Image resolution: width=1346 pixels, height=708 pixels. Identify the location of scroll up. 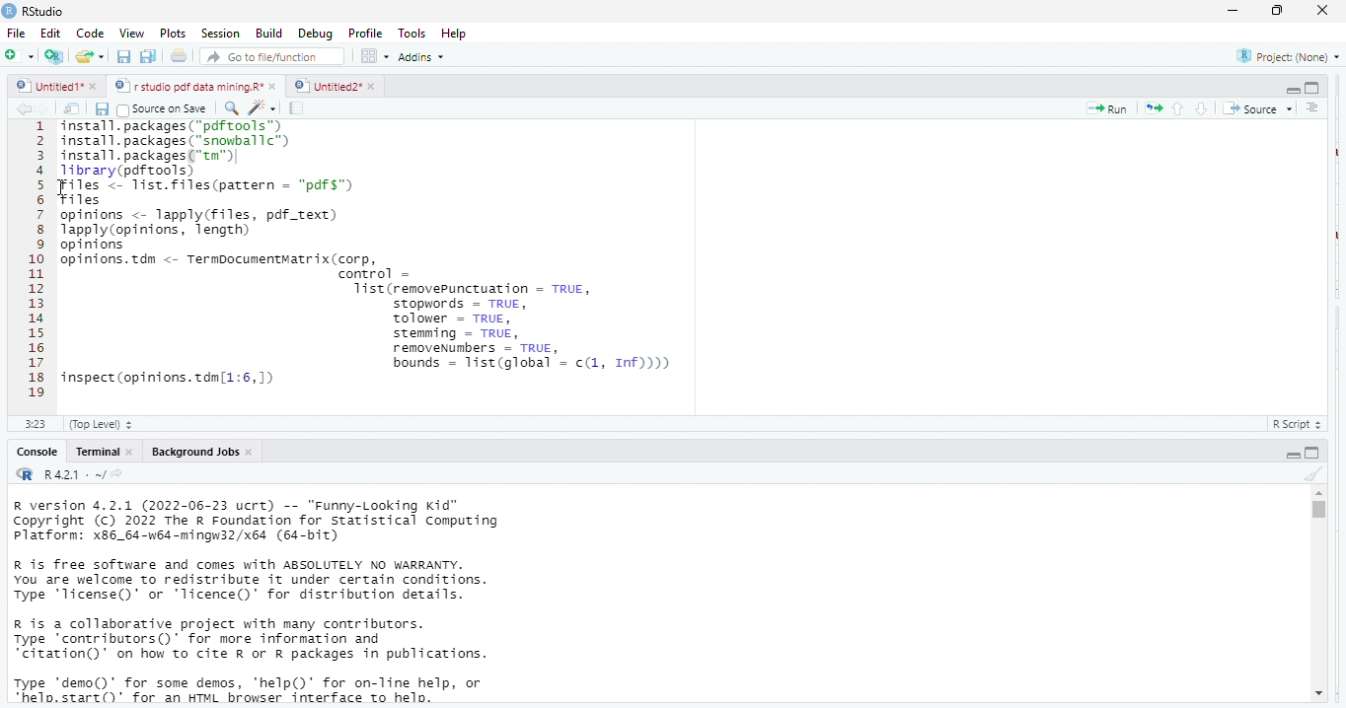
(1318, 493).